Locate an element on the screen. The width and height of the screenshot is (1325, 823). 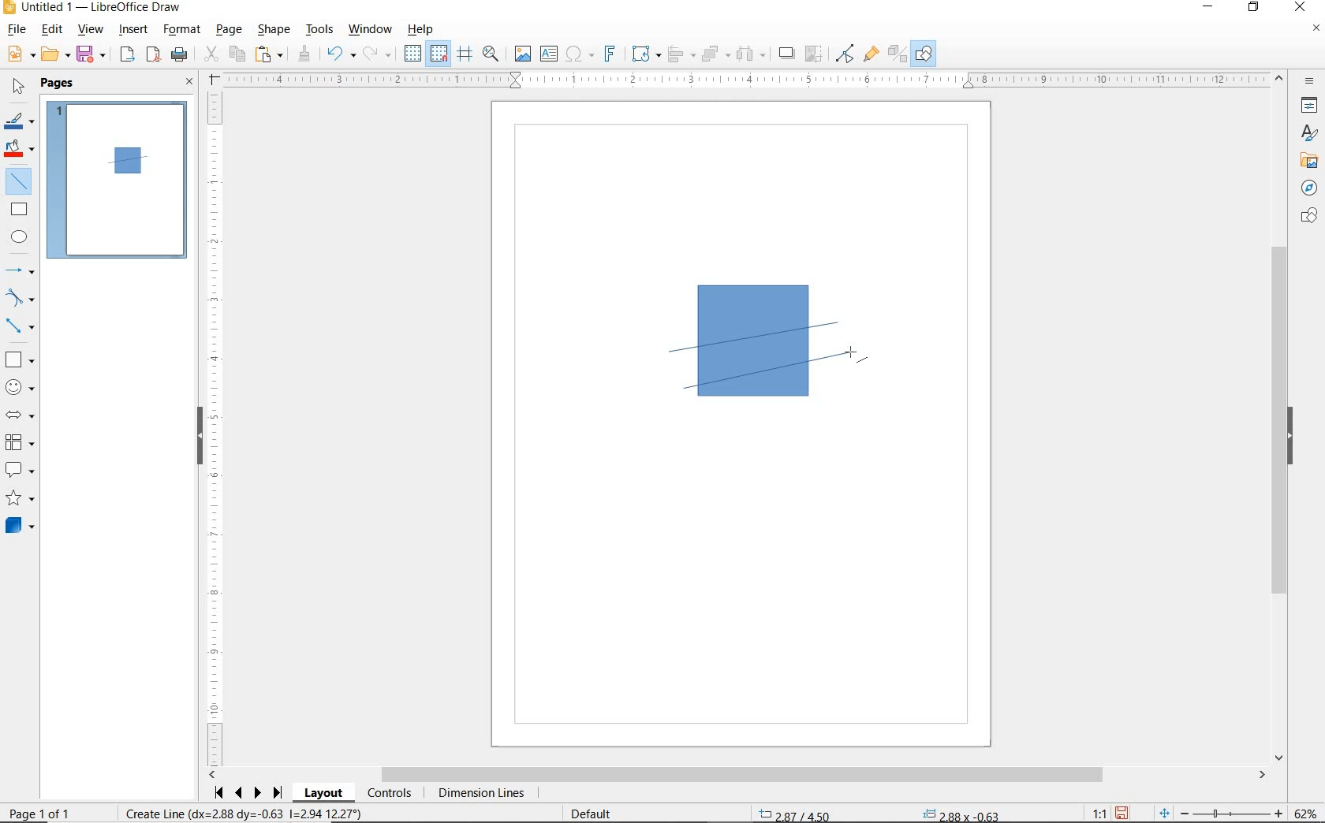
PAGE is located at coordinates (230, 30).